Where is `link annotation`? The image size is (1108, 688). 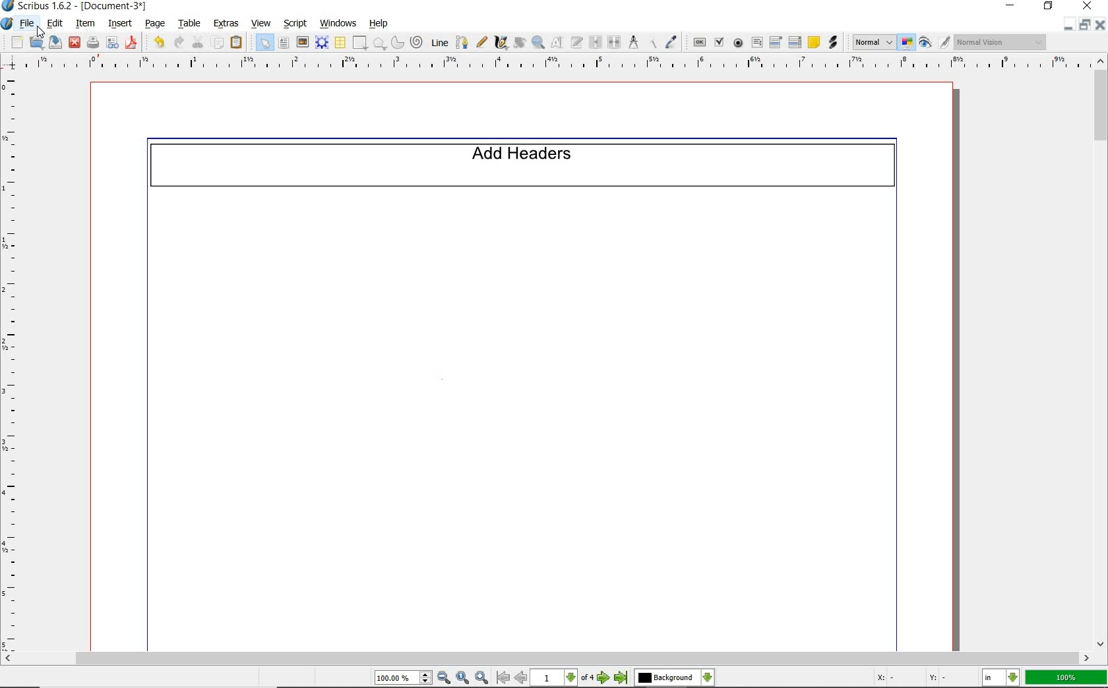
link annotation is located at coordinates (835, 43).